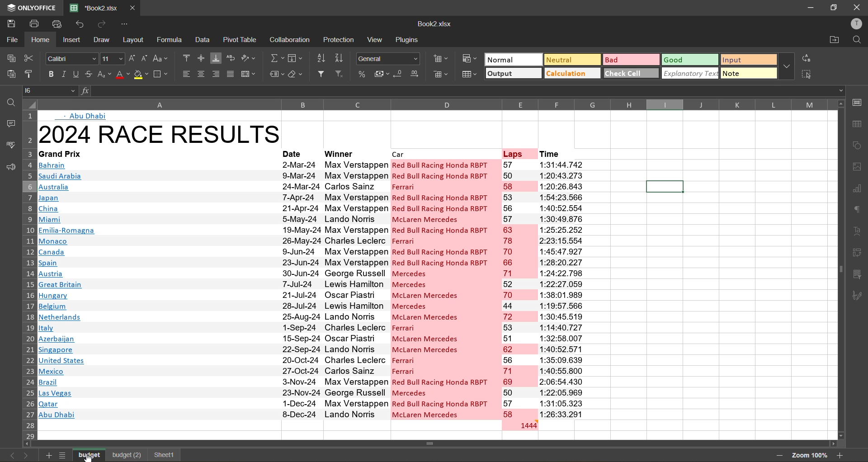 This screenshot has width=868, height=462. What do you see at coordinates (512, 59) in the screenshot?
I see `normal` at bounding box center [512, 59].